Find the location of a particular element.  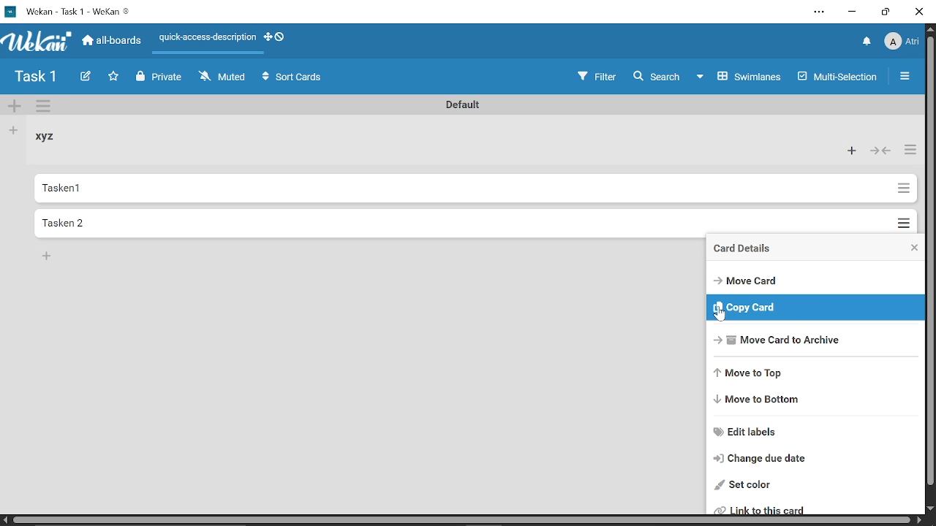

Scroller is located at coordinates (930, 275).